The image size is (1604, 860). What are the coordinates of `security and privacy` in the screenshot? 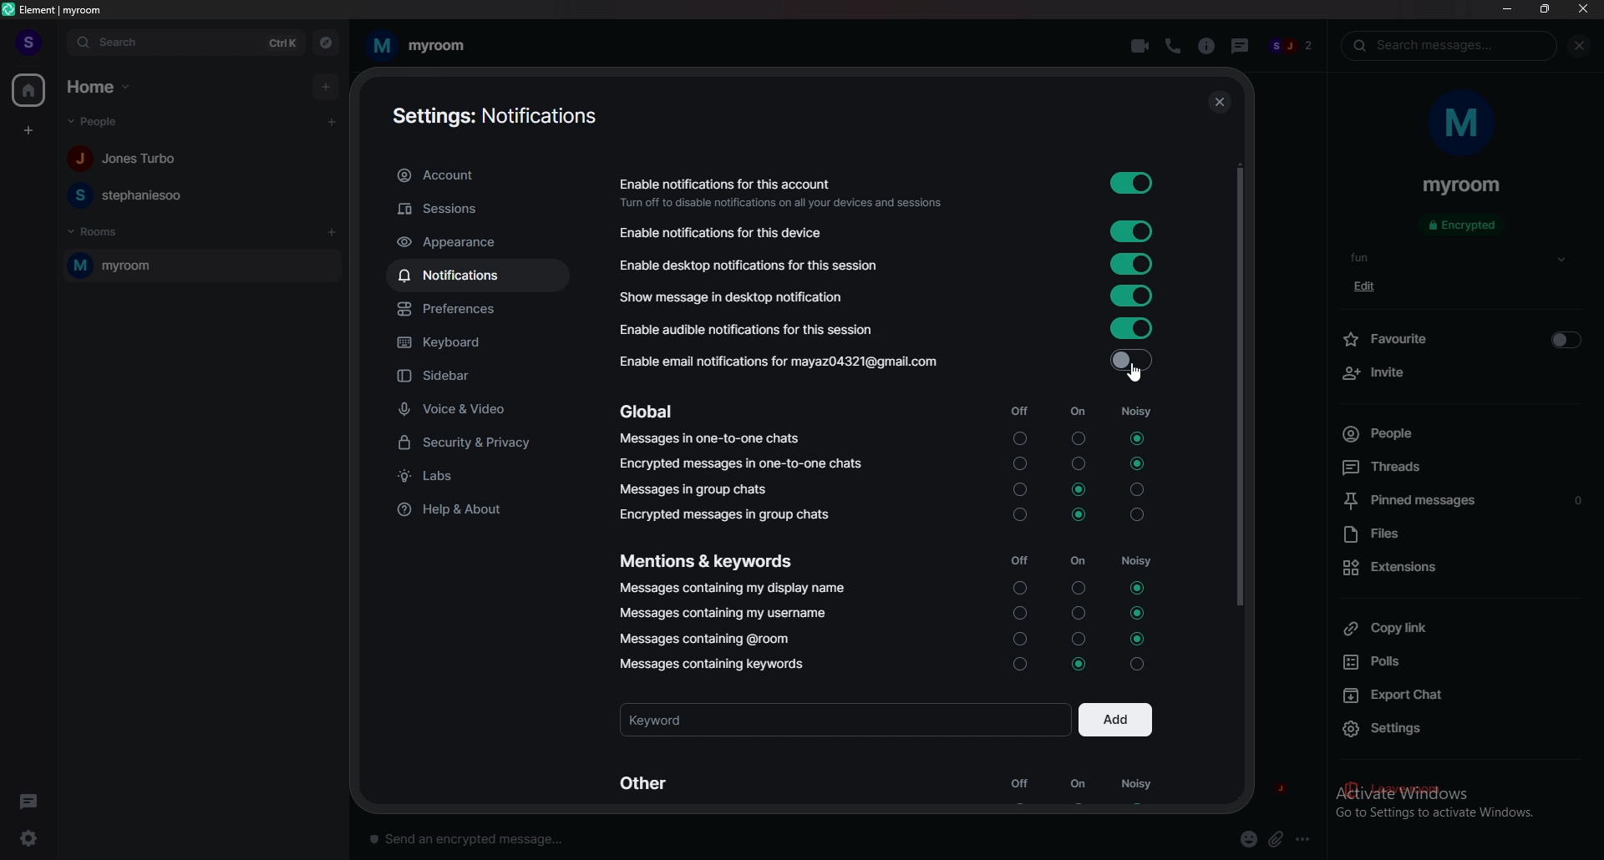 It's located at (478, 444).